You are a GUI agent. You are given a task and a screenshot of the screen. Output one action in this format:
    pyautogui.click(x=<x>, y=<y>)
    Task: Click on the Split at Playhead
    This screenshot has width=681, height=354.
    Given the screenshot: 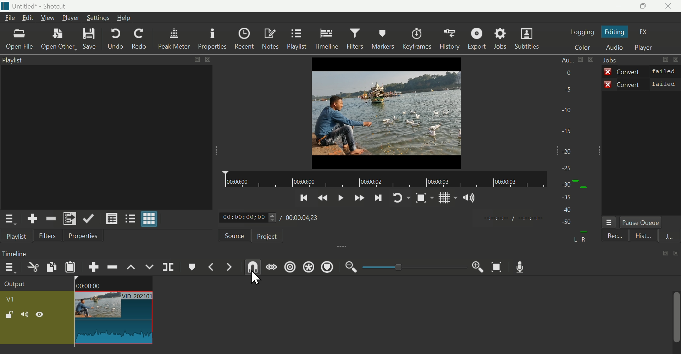 What is the action you would take?
    pyautogui.click(x=167, y=268)
    